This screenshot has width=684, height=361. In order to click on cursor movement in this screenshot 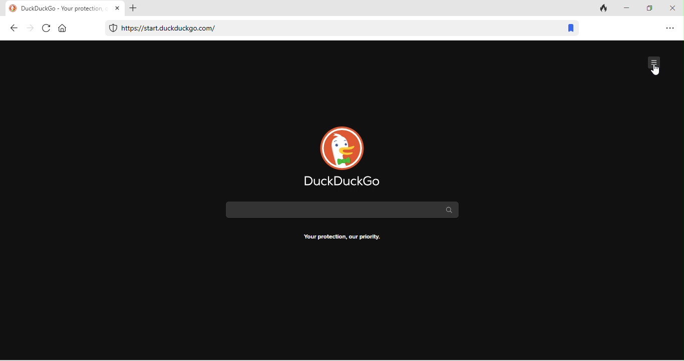, I will do `click(655, 70)`.